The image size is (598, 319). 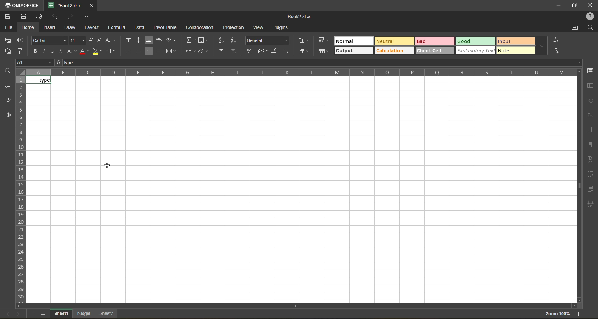 What do you see at coordinates (324, 41) in the screenshot?
I see `conditional formatting` at bounding box center [324, 41].